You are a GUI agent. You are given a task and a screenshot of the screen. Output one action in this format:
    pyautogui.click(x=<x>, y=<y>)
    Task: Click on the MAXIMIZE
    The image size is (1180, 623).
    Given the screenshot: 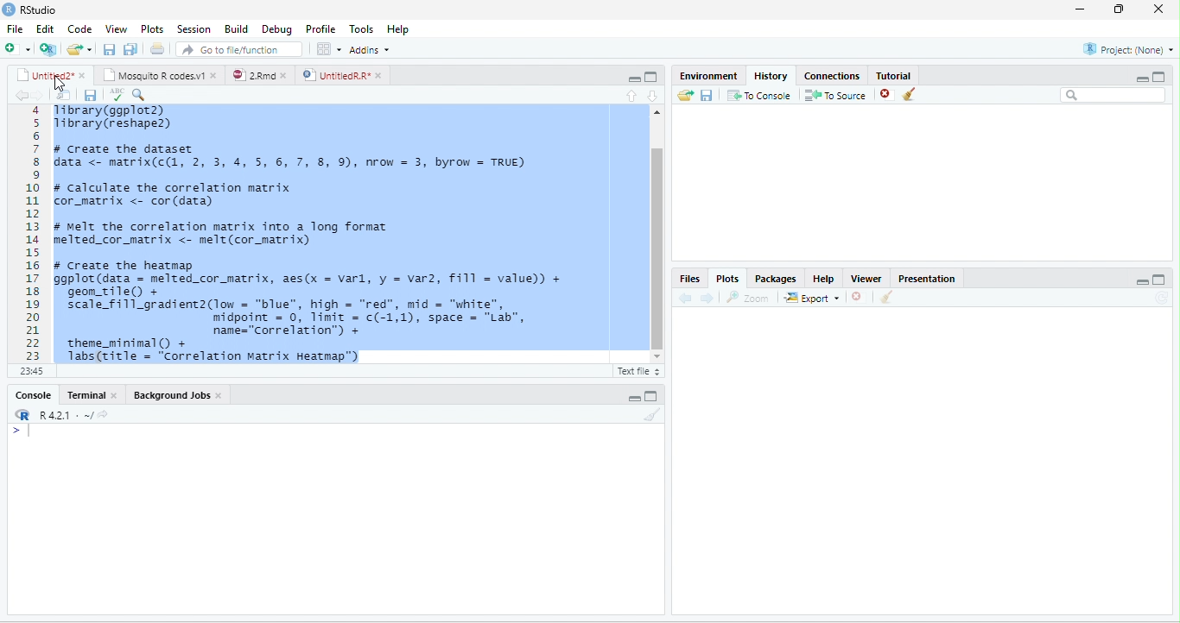 What is the action you would take?
    pyautogui.click(x=1165, y=281)
    